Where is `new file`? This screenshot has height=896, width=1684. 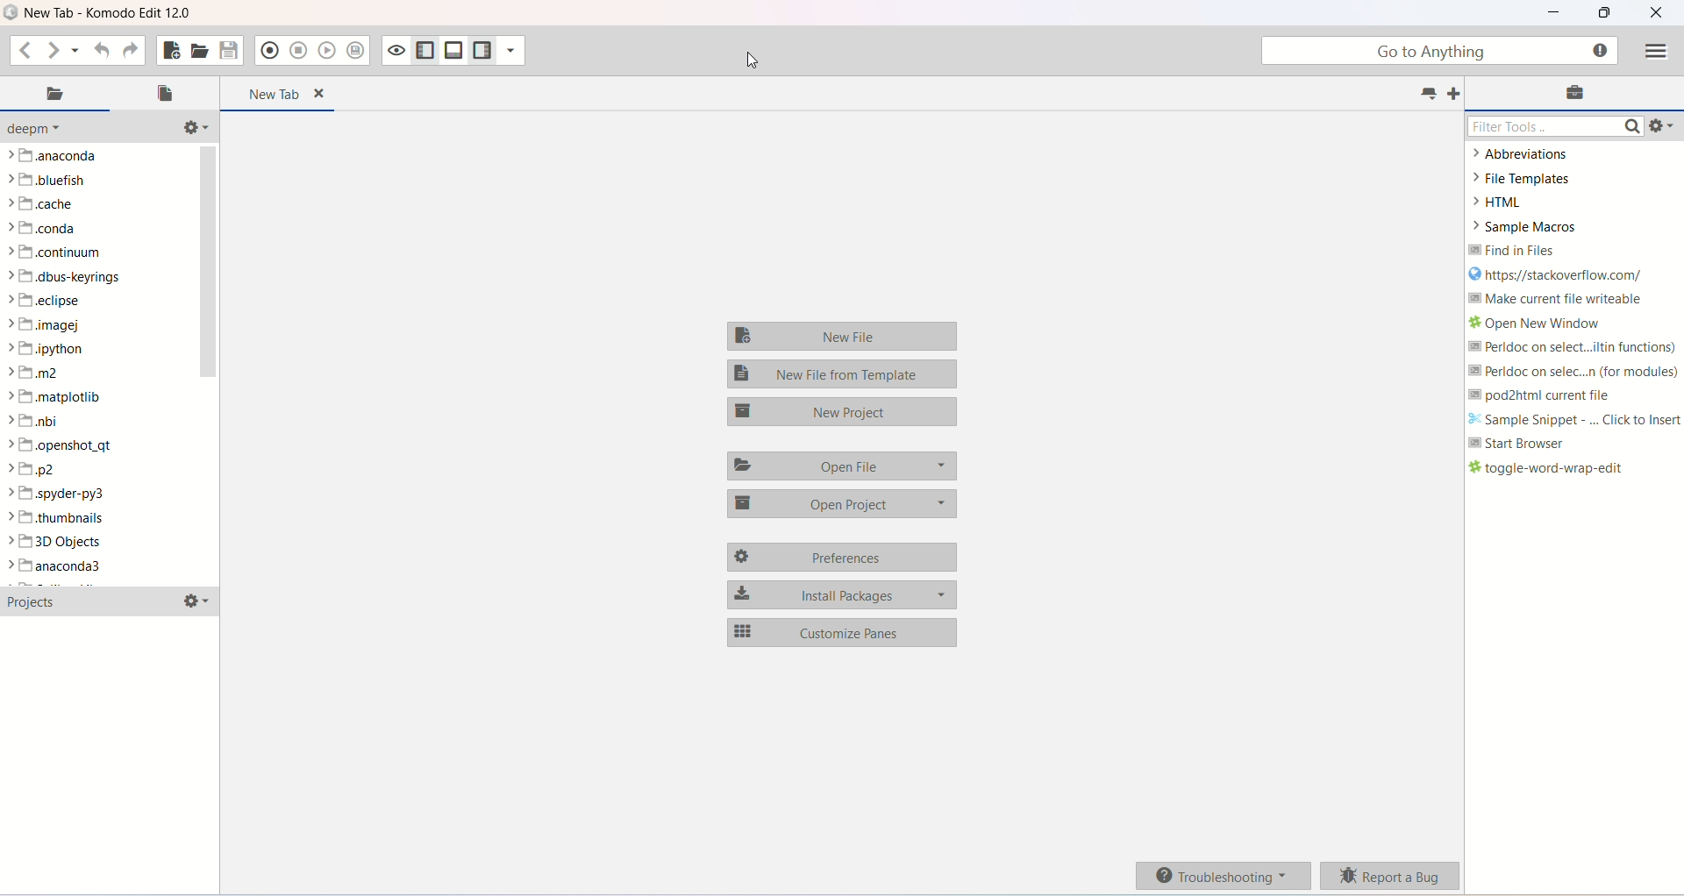 new file is located at coordinates (839, 336).